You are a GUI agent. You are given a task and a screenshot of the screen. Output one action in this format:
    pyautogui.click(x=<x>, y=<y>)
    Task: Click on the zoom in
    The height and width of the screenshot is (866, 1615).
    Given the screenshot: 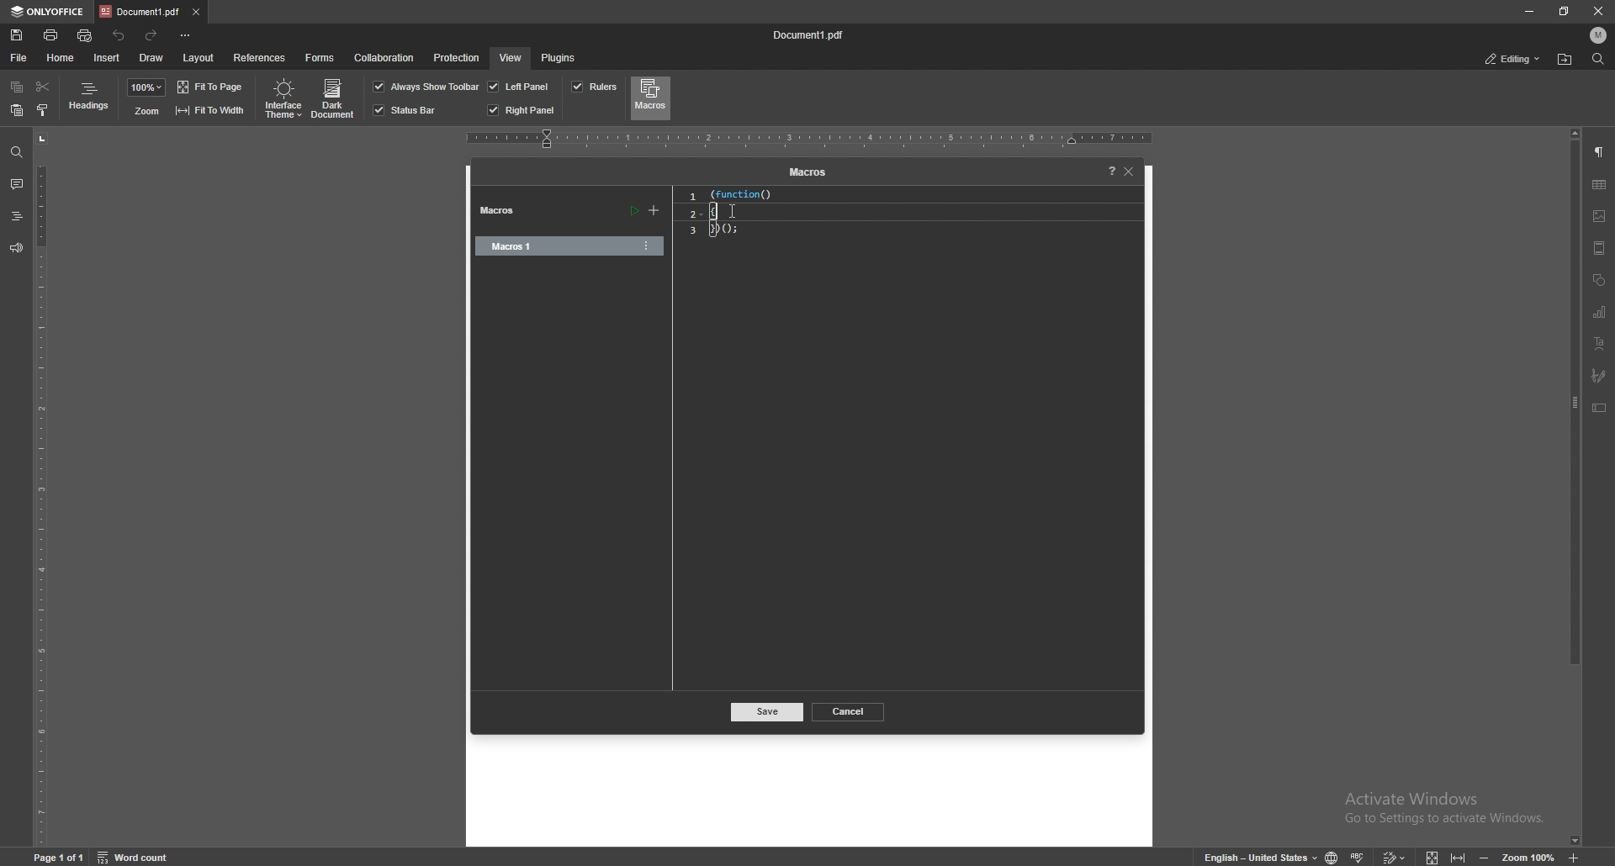 What is the action you would take?
    pyautogui.click(x=1575, y=858)
    